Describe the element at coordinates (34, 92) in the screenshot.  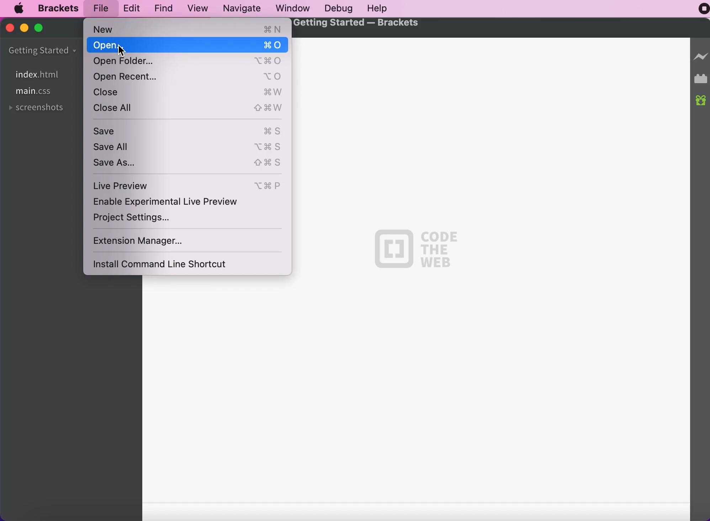
I see `main.css` at that location.